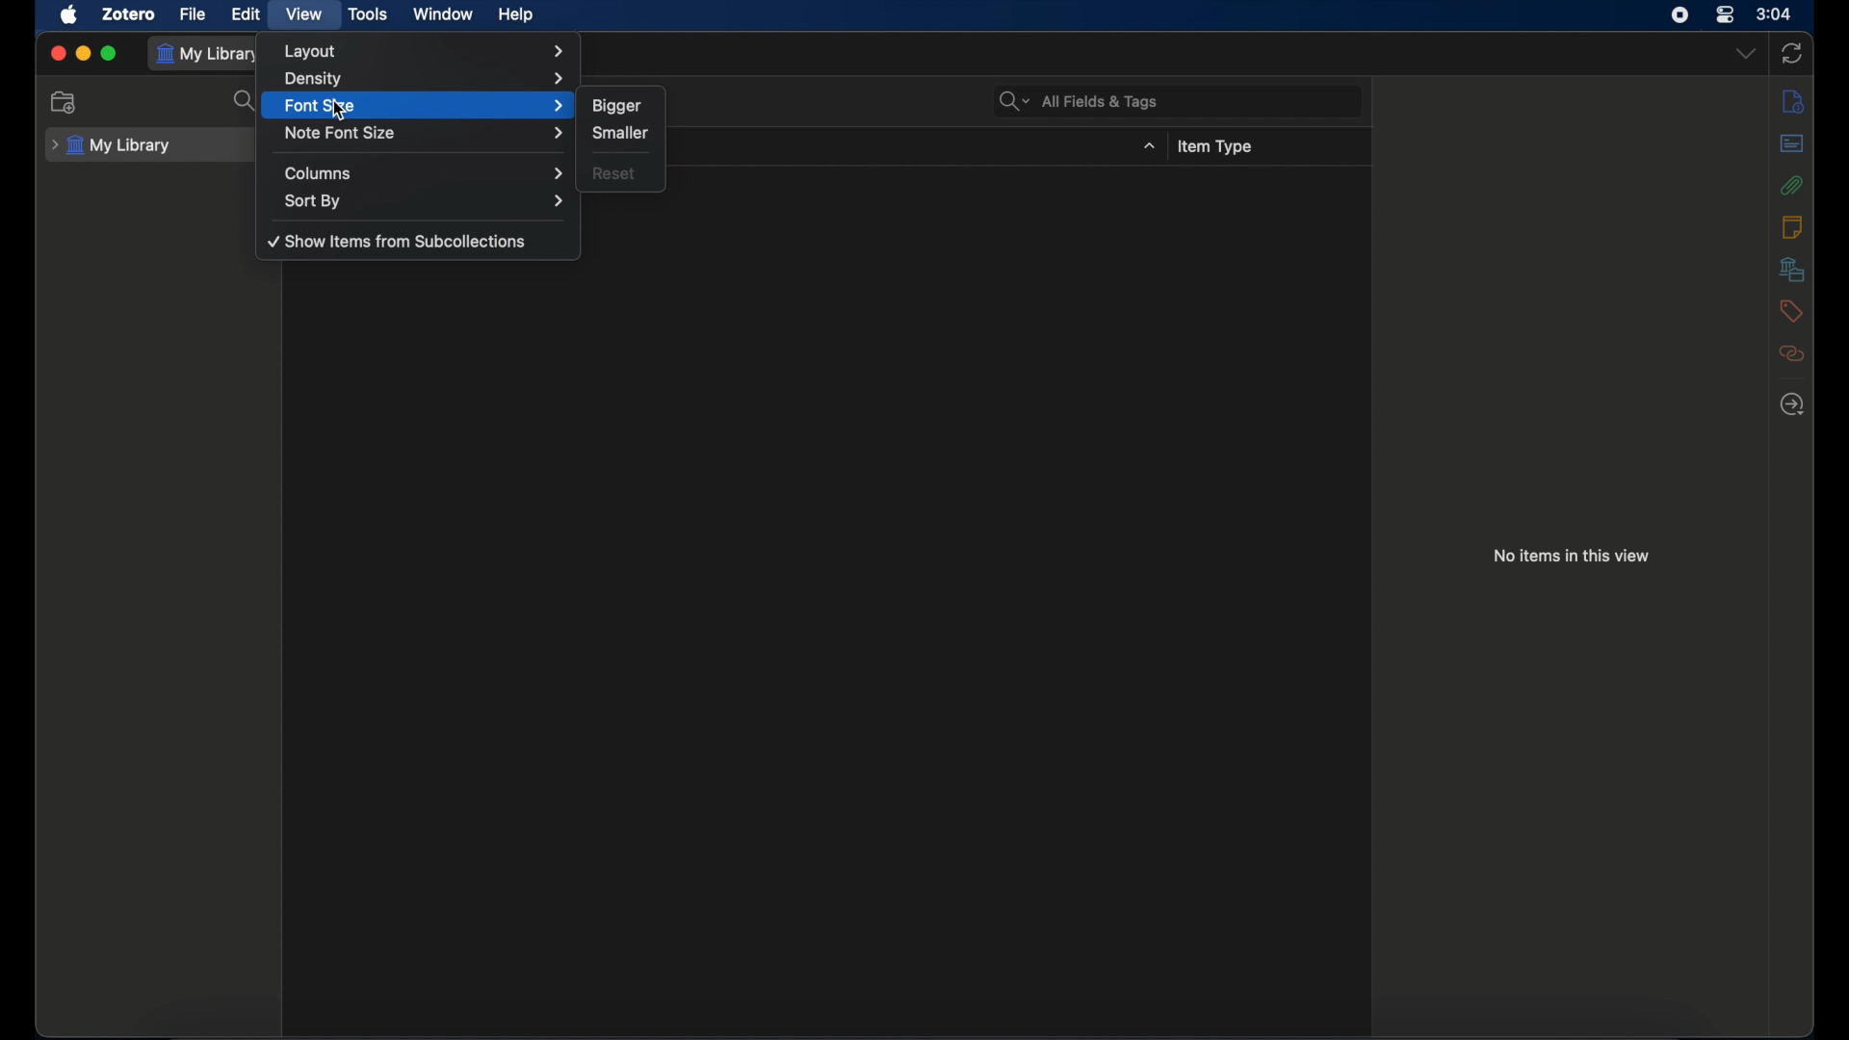  Describe the element at coordinates (248, 101) in the screenshot. I see `search` at that location.